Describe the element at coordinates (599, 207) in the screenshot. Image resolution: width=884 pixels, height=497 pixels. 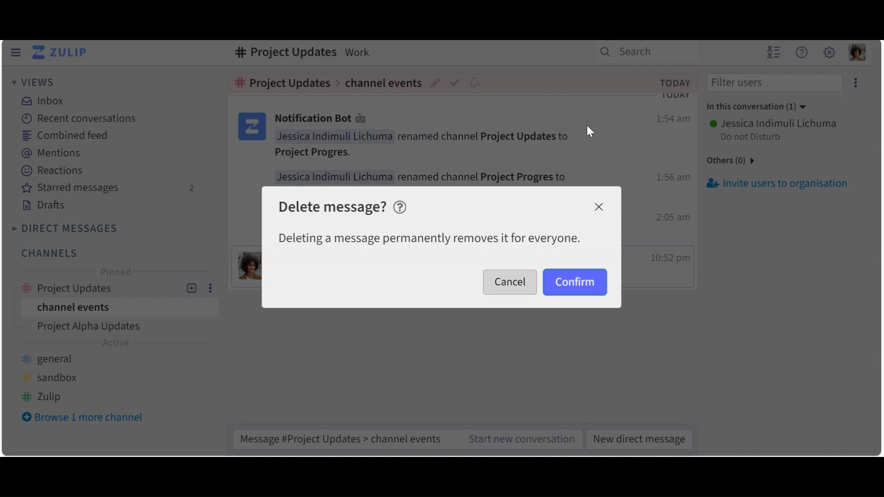
I see `Cancel` at that location.